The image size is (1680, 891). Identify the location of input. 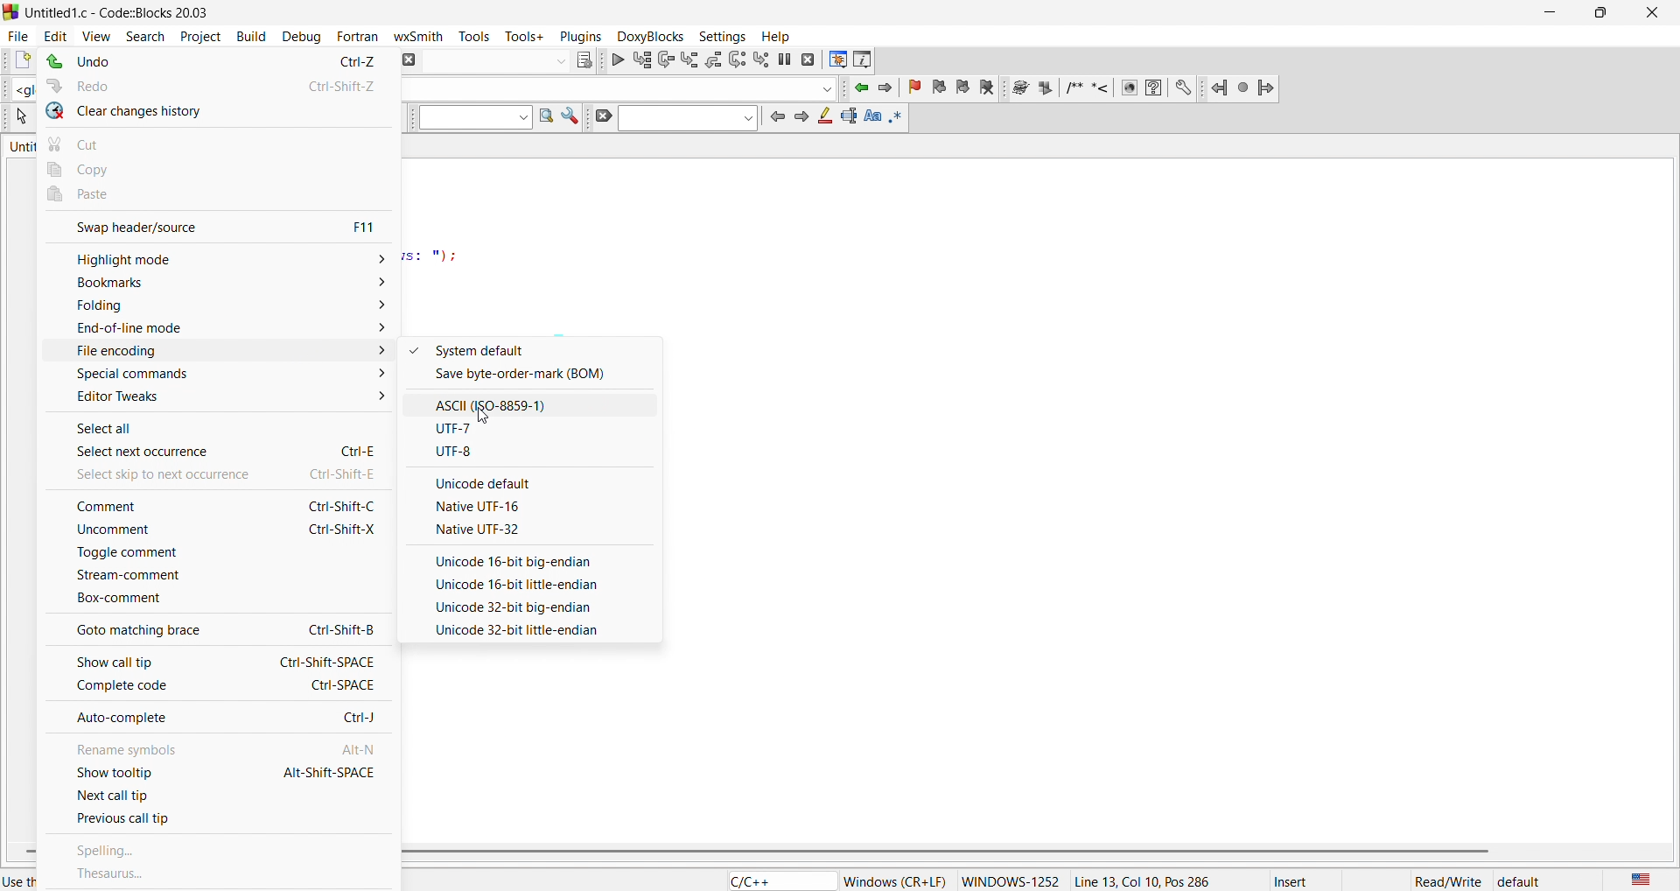
(688, 118).